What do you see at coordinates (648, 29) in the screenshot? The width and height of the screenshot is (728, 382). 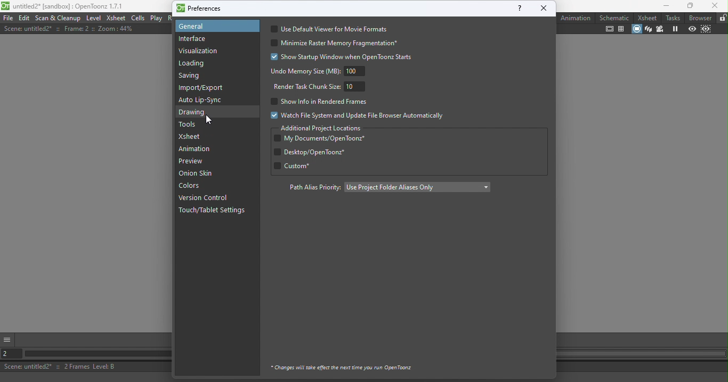 I see `3D View` at bounding box center [648, 29].